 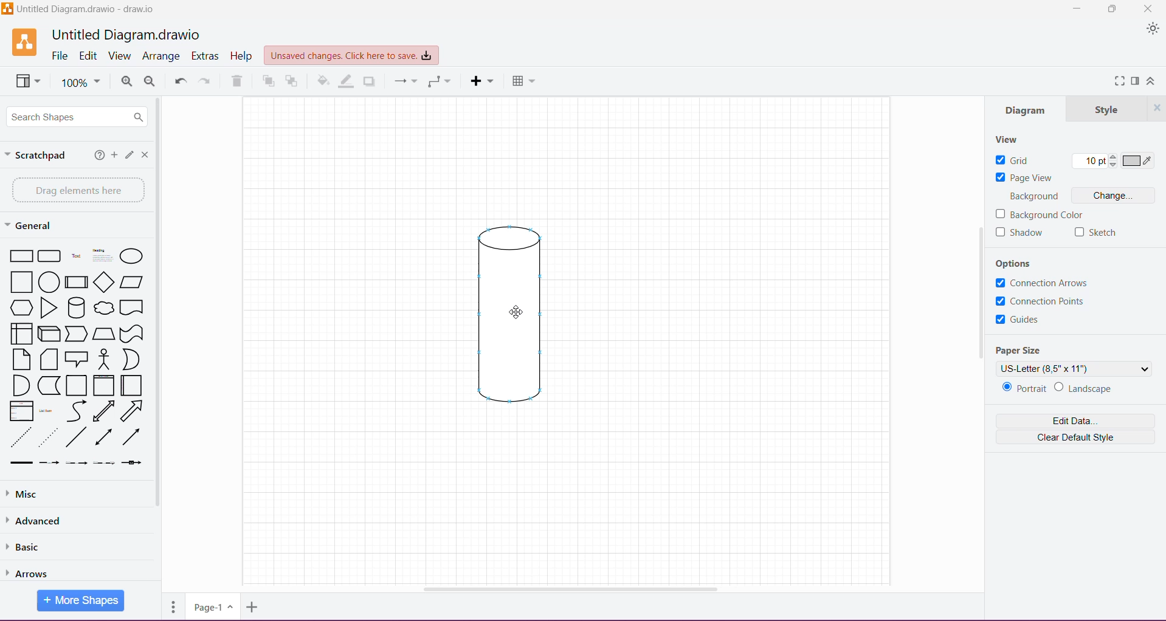 I want to click on Portrait, so click(x=1023, y=388).